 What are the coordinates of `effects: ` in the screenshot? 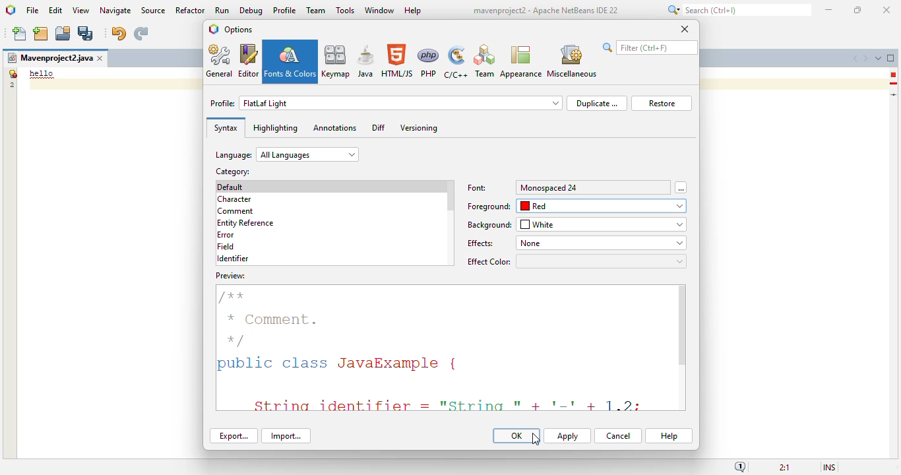 It's located at (482, 243).